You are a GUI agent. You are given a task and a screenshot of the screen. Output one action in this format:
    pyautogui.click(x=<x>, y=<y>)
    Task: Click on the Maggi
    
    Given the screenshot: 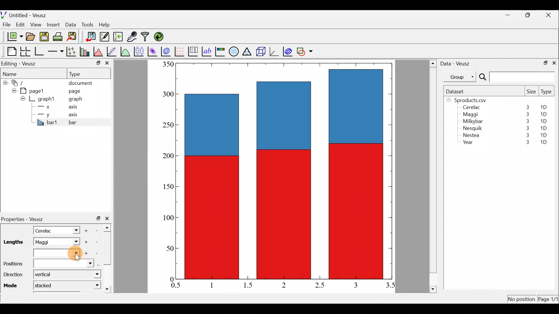 What is the action you would take?
    pyautogui.click(x=49, y=242)
    